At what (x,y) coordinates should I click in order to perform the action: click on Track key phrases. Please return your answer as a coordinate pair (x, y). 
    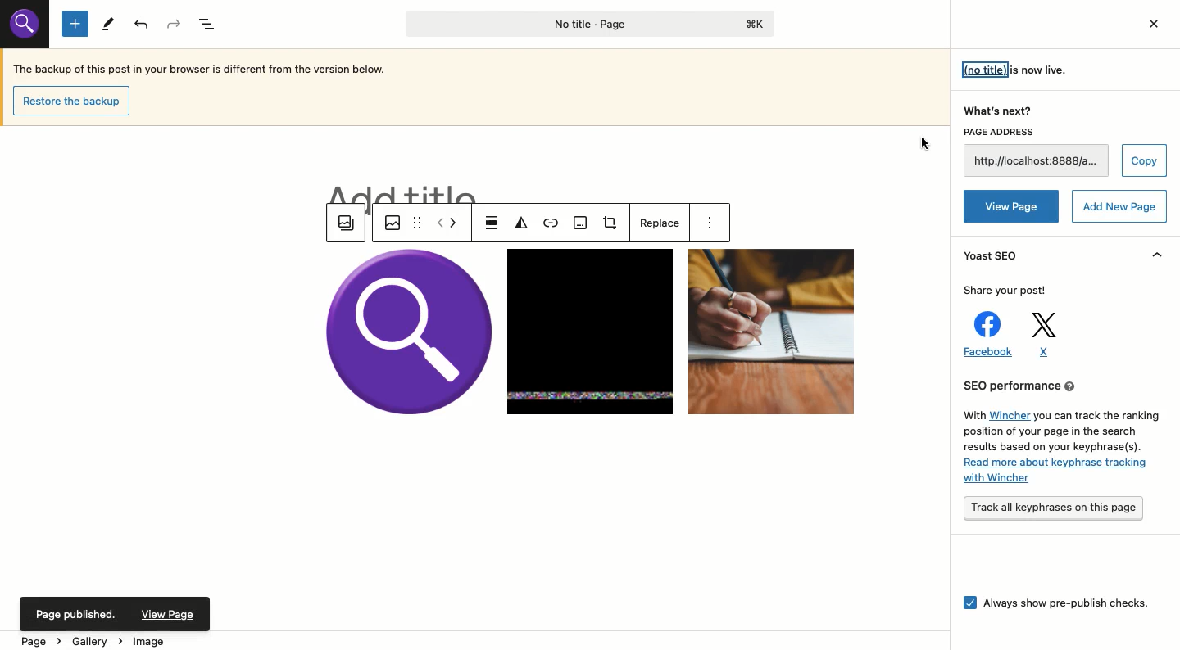
    Looking at the image, I should click on (1056, 508).